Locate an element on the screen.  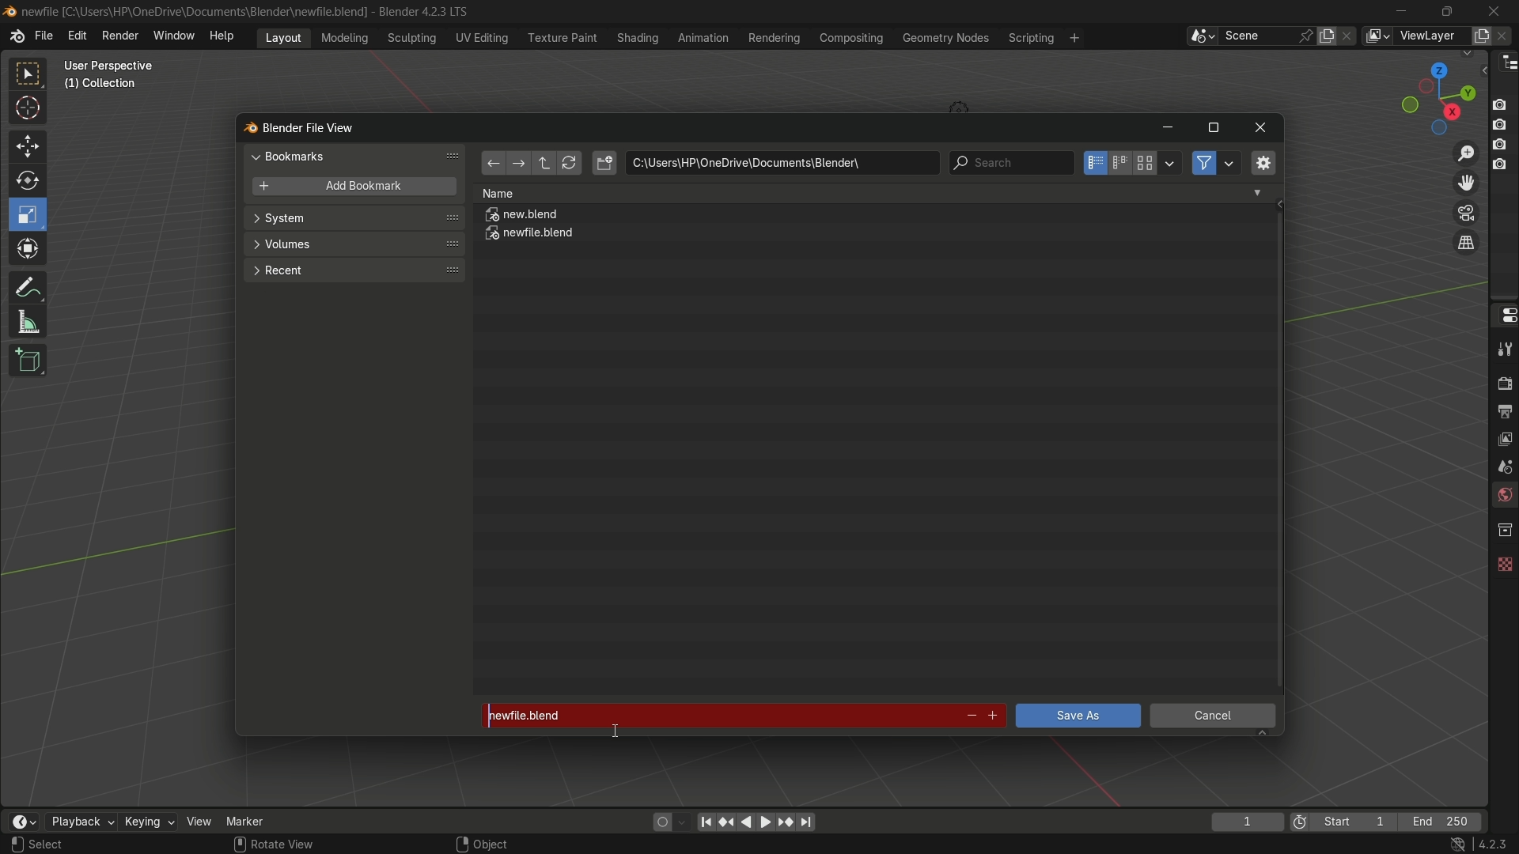
minimize is located at coordinates (1167, 129).